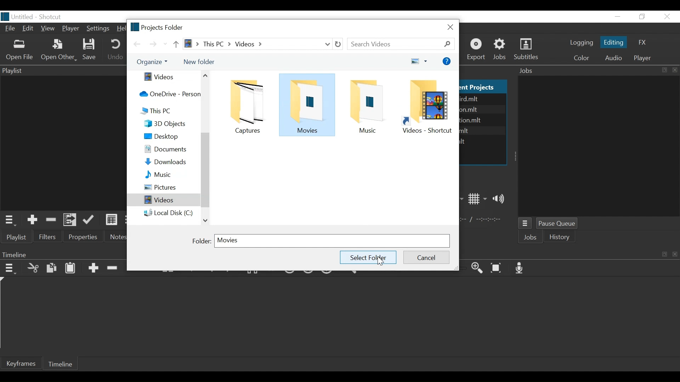 Image resolution: width=680 pixels, height=382 pixels. I want to click on Scroll down, so click(205, 220).